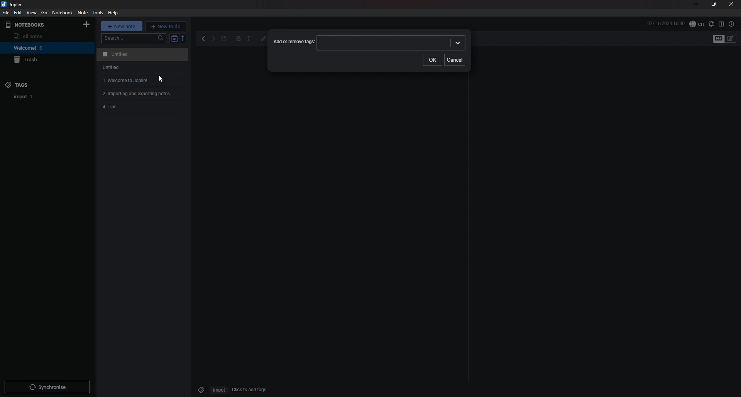 Image resolution: width=741 pixels, height=397 pixels. I want to click on impot, so click(218, 390).